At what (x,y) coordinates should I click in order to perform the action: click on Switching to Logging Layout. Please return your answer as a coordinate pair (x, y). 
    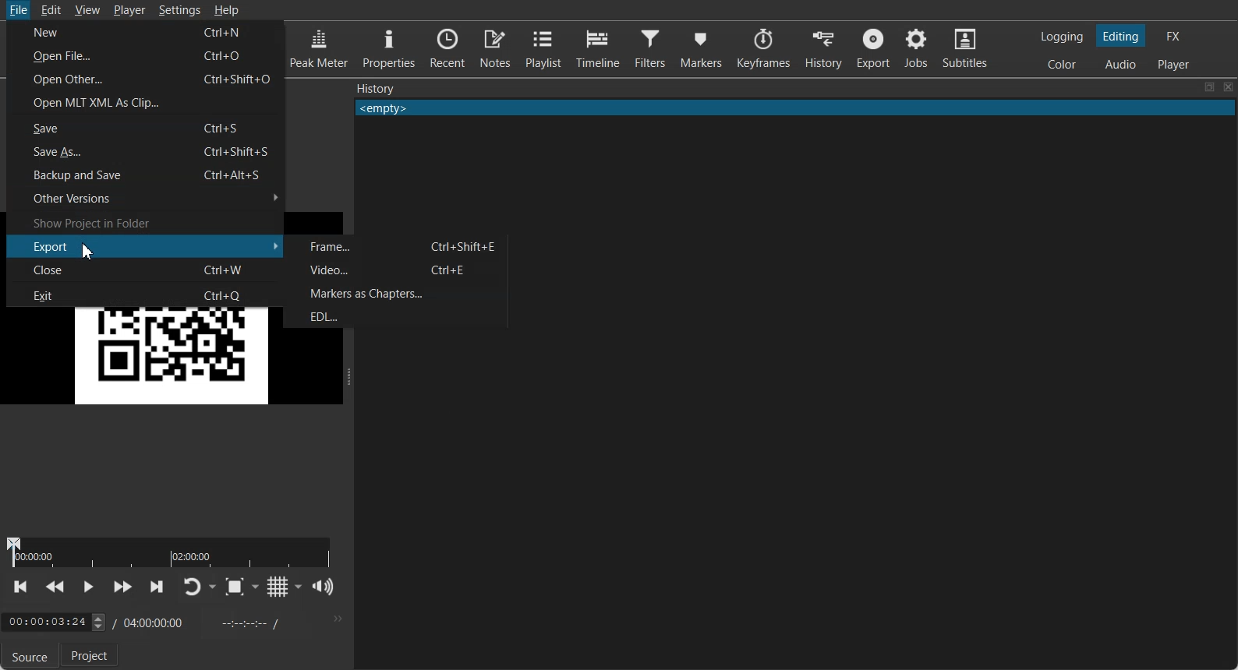
    Looking at the image, I should click on (1061, 37).